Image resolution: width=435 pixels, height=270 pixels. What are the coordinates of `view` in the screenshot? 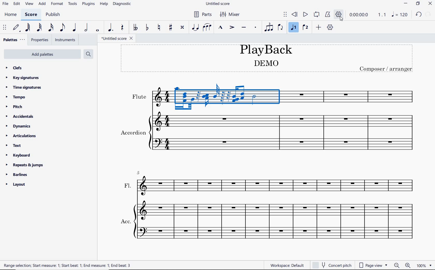 It's located at (29, 4).